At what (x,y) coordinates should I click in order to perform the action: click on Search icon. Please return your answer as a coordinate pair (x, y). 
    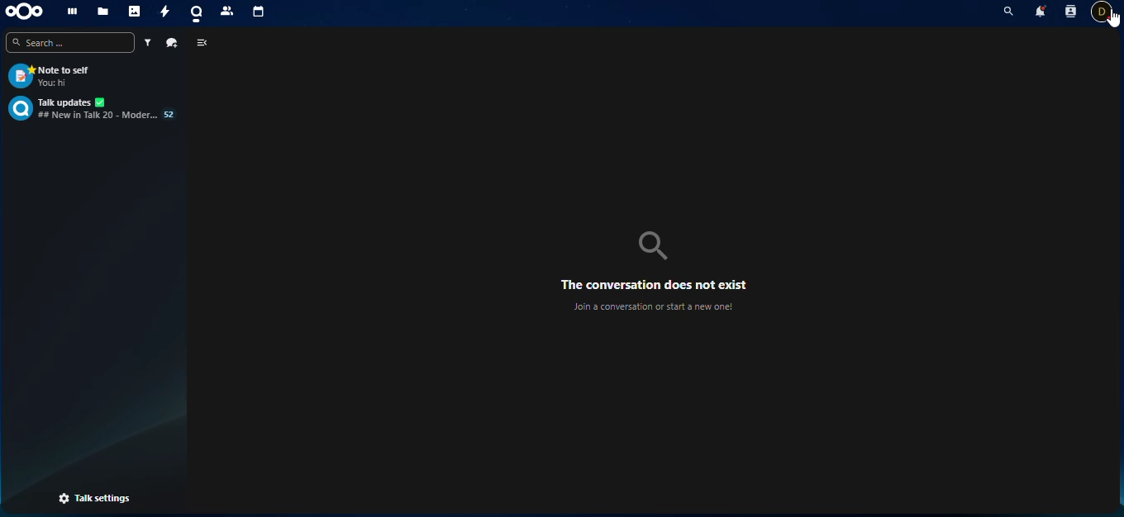
    Looking at the image, I should click on (653, 246).